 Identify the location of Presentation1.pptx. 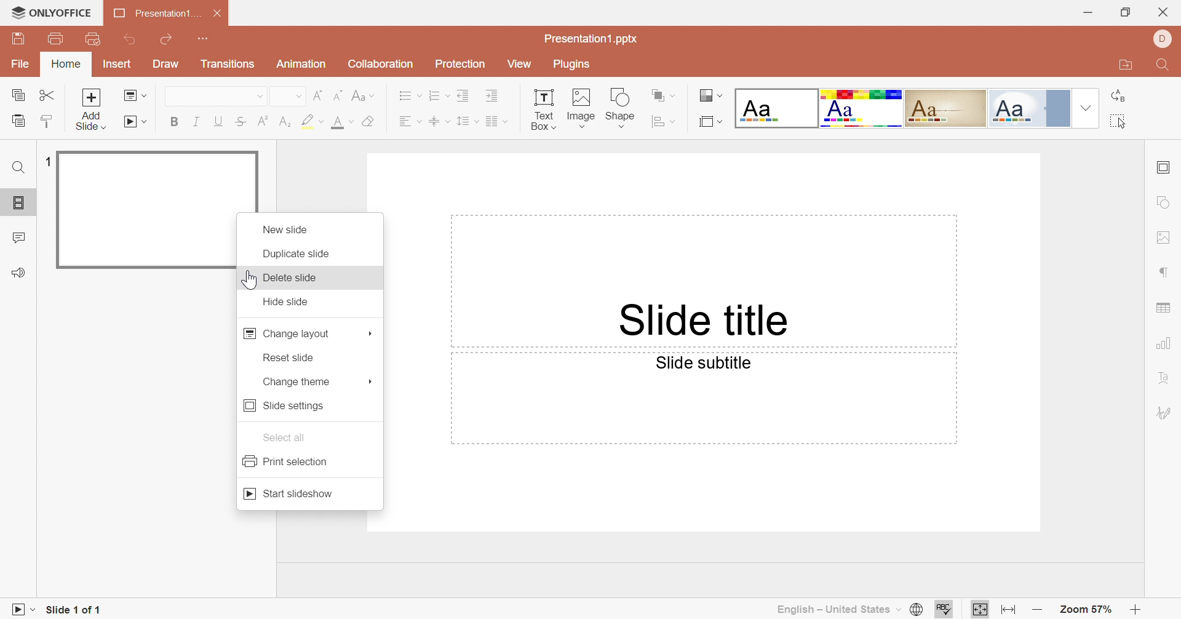
(590, 38).